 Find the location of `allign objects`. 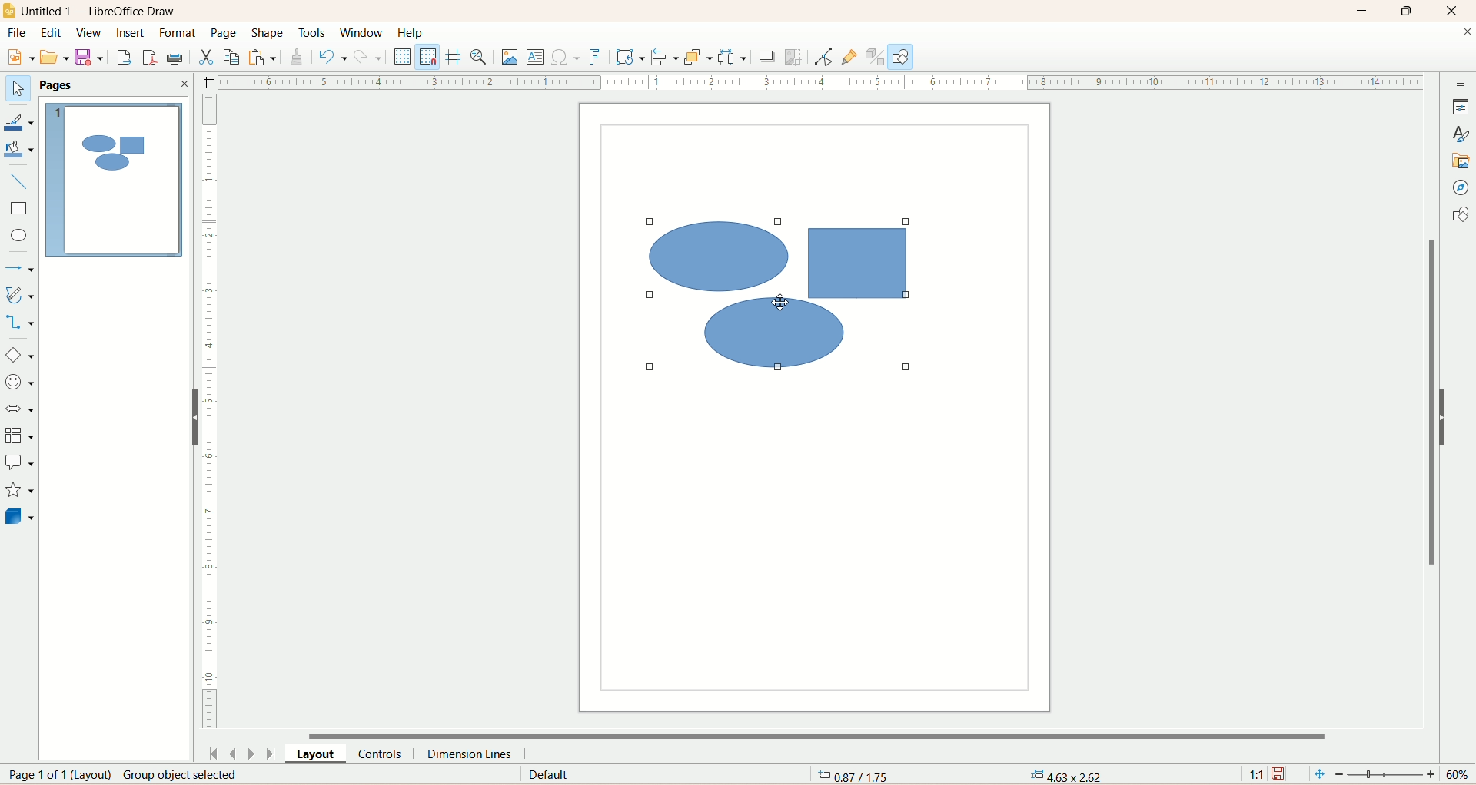

allign objects is located at coordinates (663, 55).